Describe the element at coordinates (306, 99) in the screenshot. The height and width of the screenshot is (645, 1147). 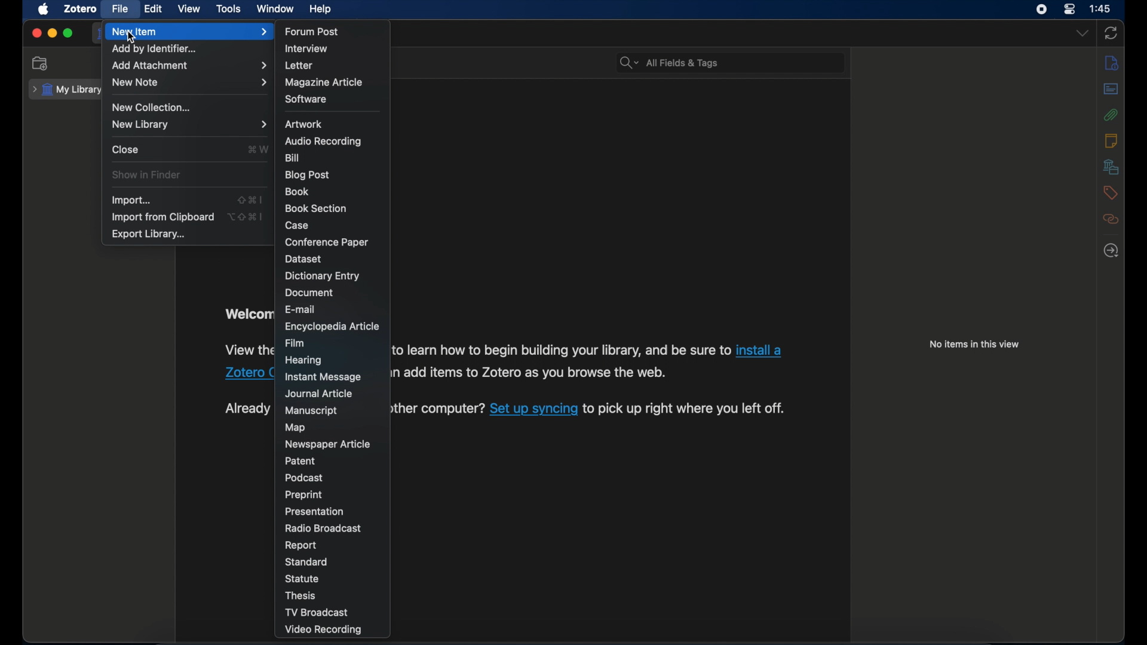
I see `software` at that location.